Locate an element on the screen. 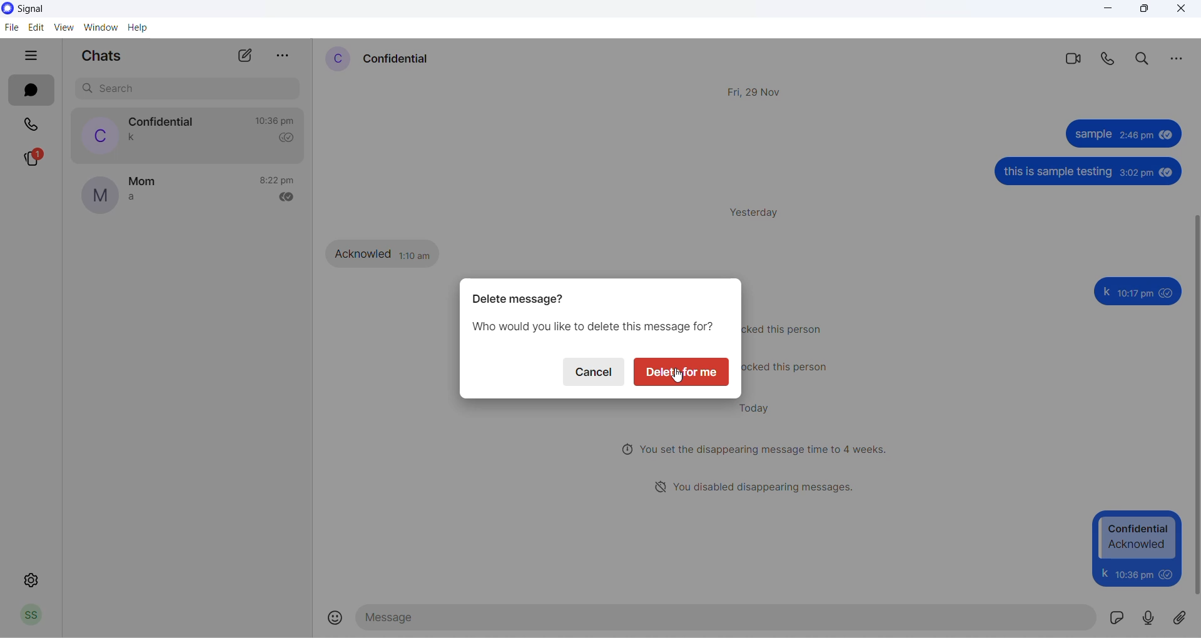 The width and height of the screenshot is (1201, 638). video call is located at coordinates (1072, 61).